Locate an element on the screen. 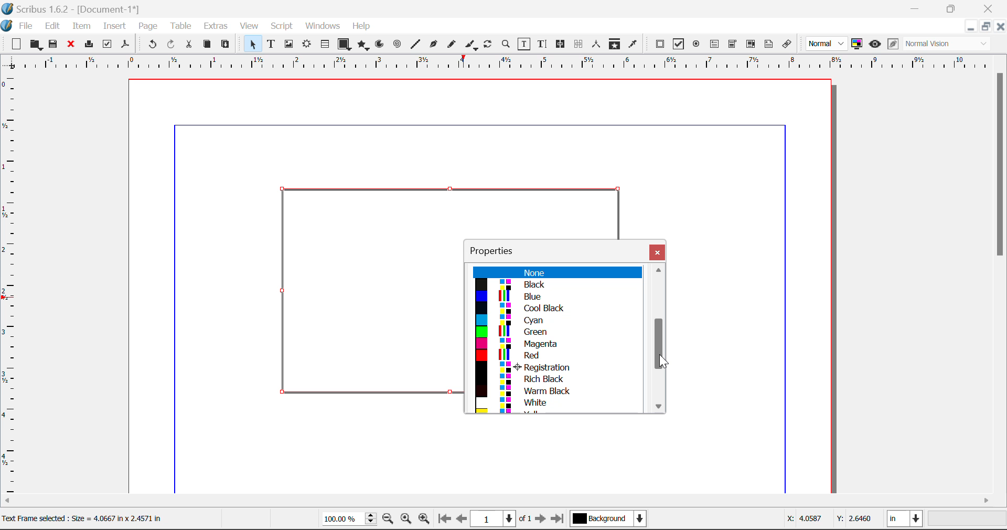 The height and width of the screenshot is (530, 1007). Blue is located at coordinates (556, 297).